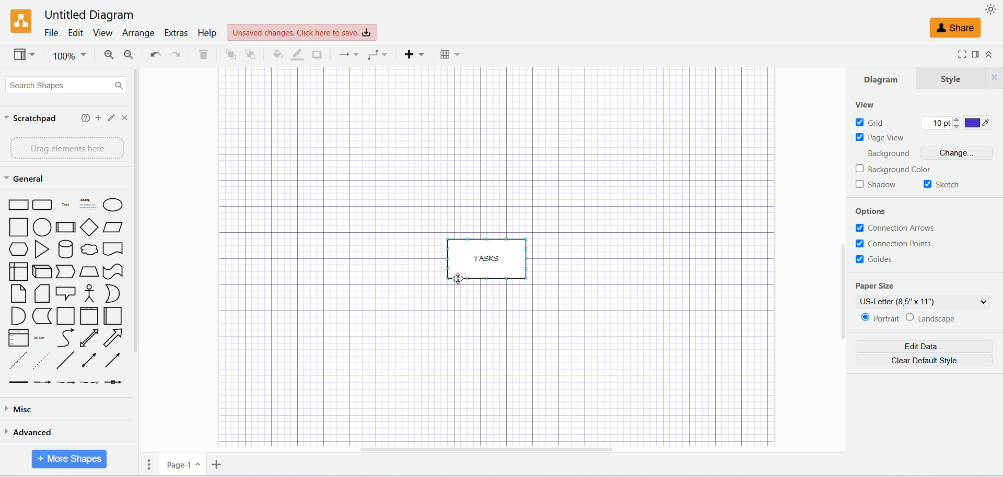 This screenshot has height=477, width=1003. Describe the element at coordinates (66, 361) in the screenshot. I see `Line` at that location.